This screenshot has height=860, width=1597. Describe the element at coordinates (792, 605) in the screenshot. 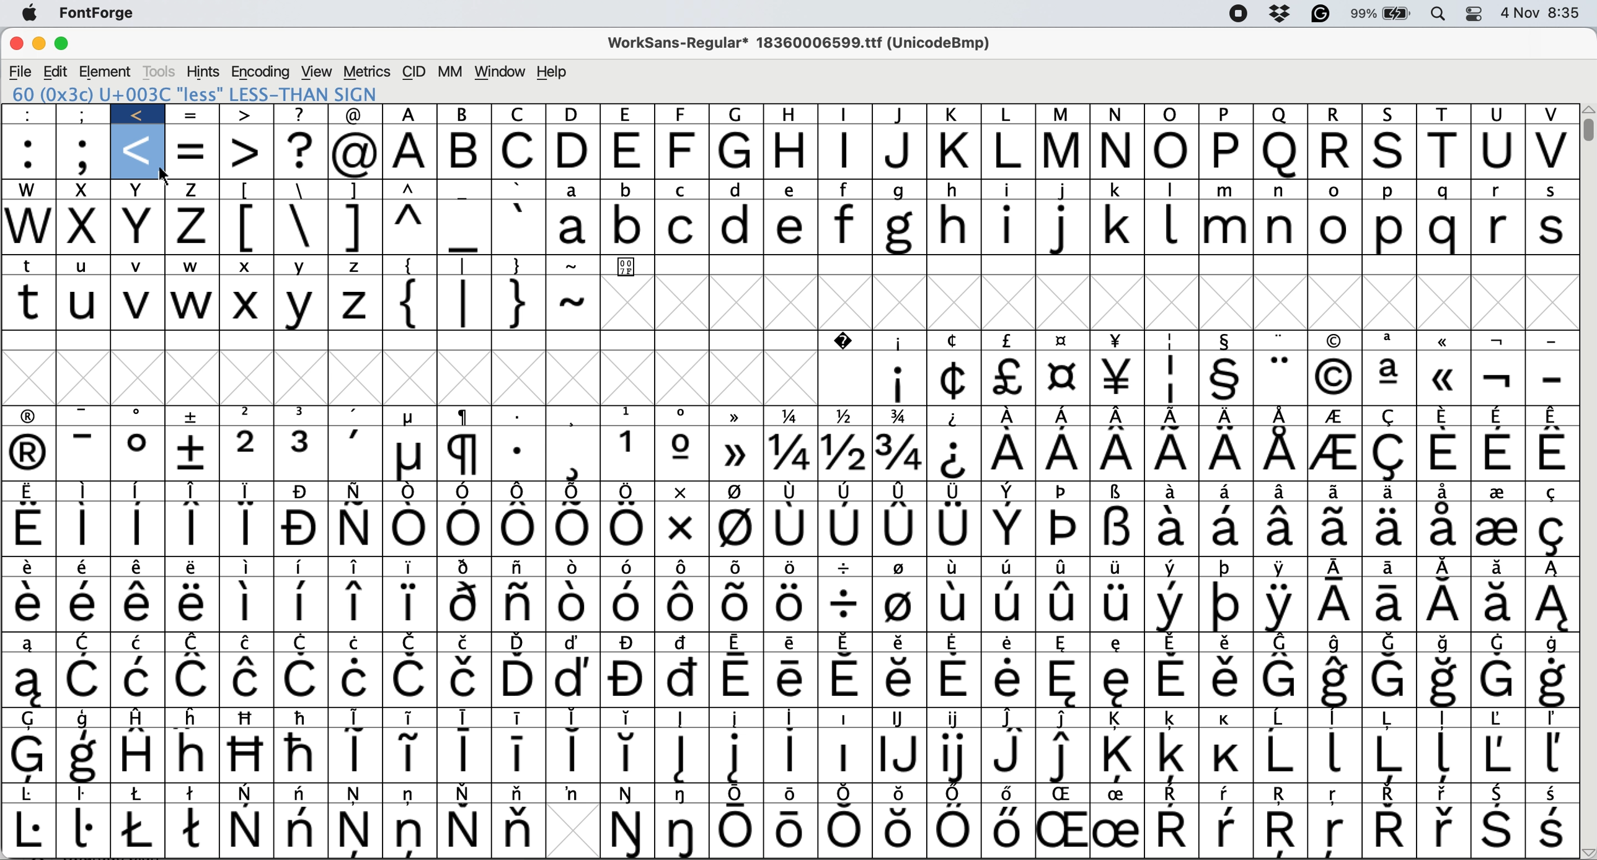

I see `Symbol` at that location.